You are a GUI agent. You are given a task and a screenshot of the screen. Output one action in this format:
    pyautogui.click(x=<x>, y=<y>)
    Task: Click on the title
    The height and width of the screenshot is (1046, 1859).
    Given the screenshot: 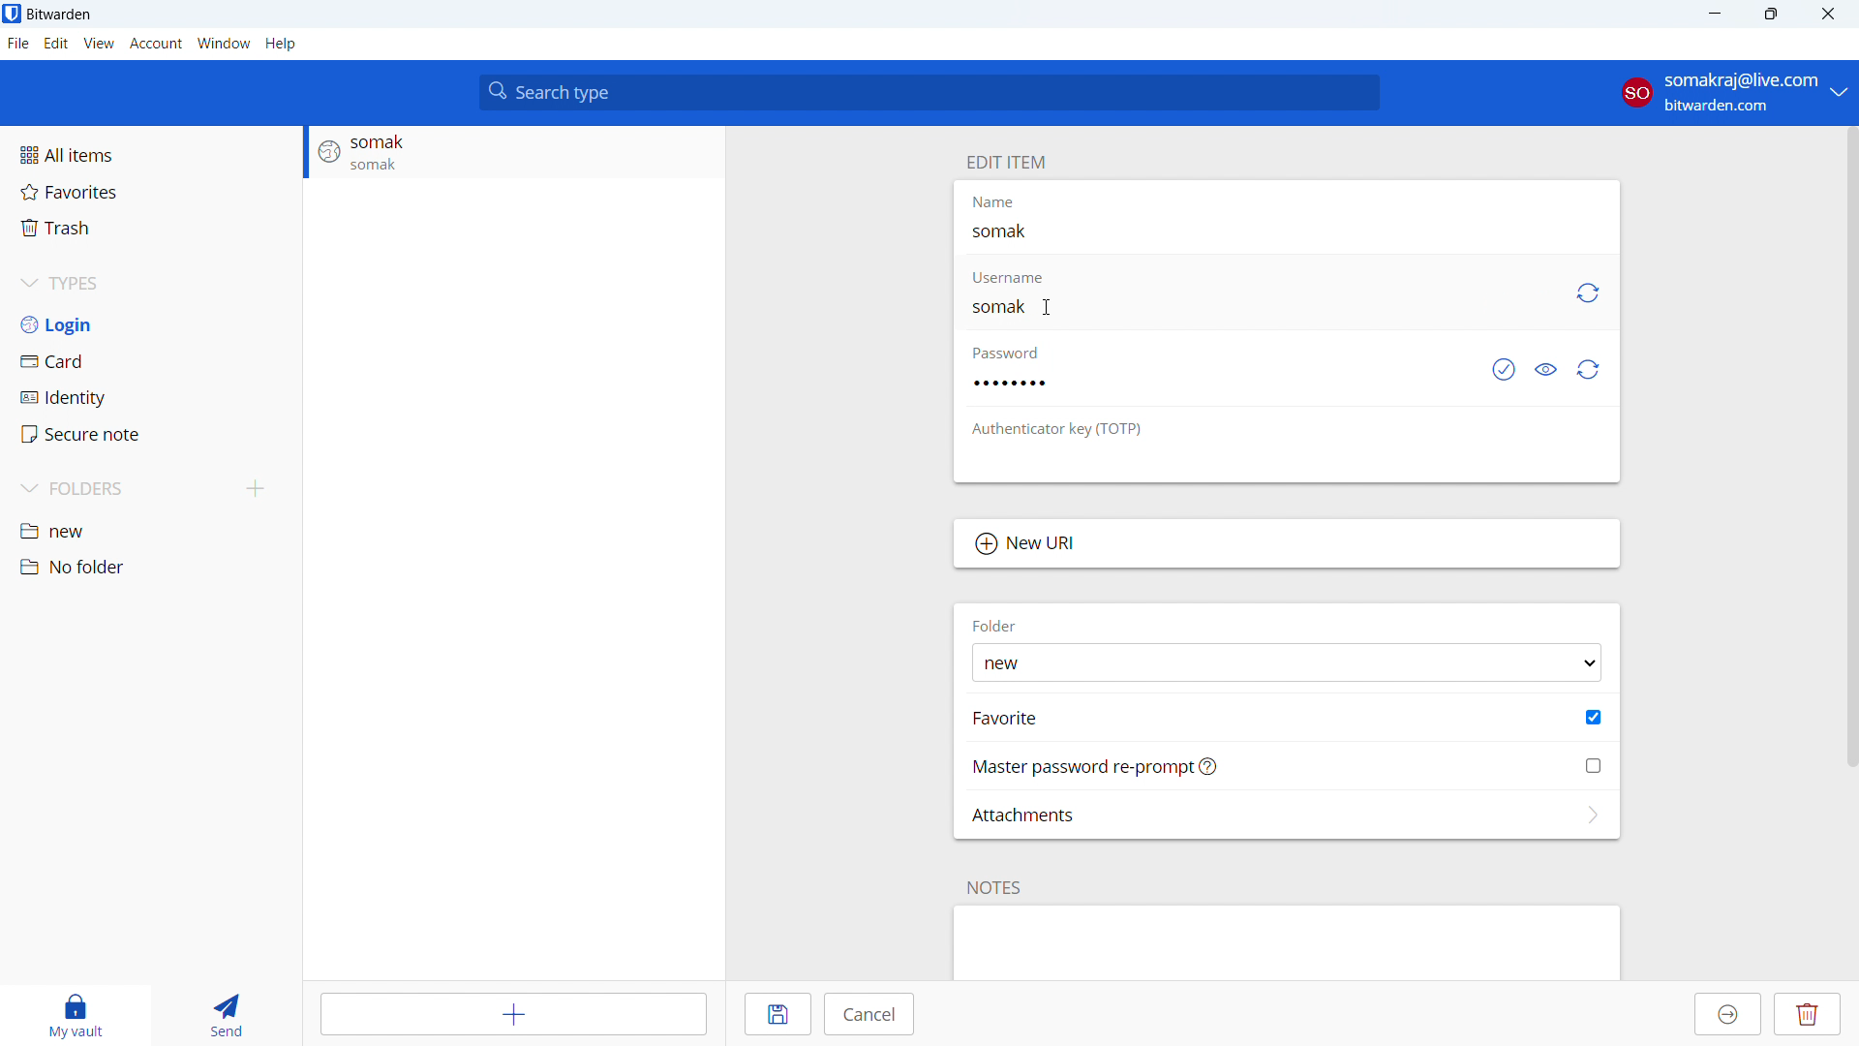 What is the action you would take?
    pyautogui.click(x=59, y=15)
    